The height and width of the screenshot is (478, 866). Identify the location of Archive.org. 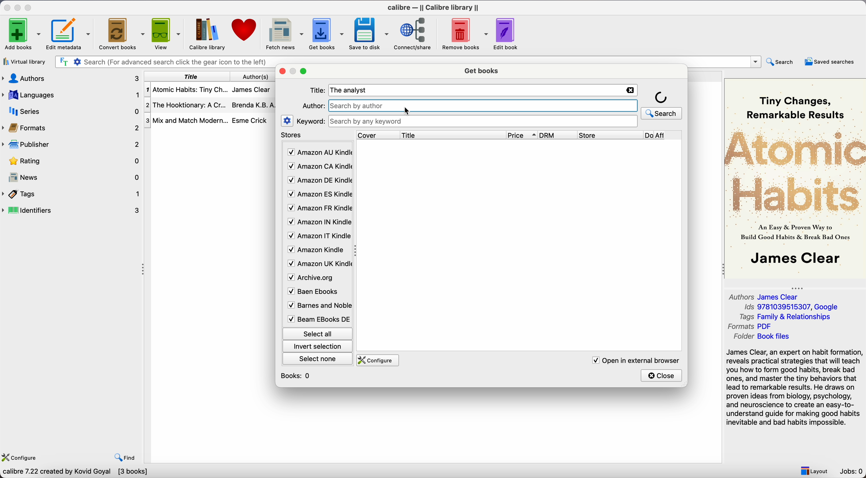
(317, 278).